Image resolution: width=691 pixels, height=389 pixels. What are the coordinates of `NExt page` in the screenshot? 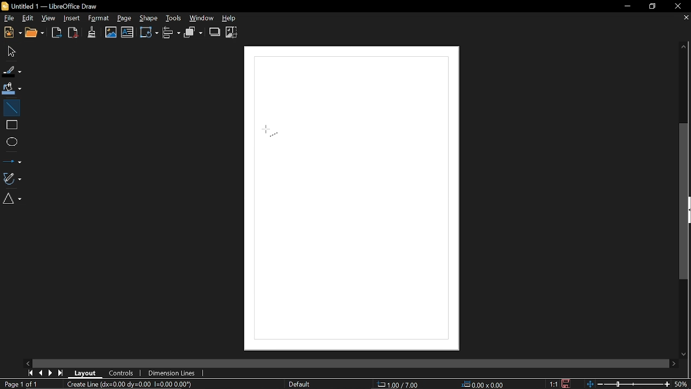 It's located at (51, 373).